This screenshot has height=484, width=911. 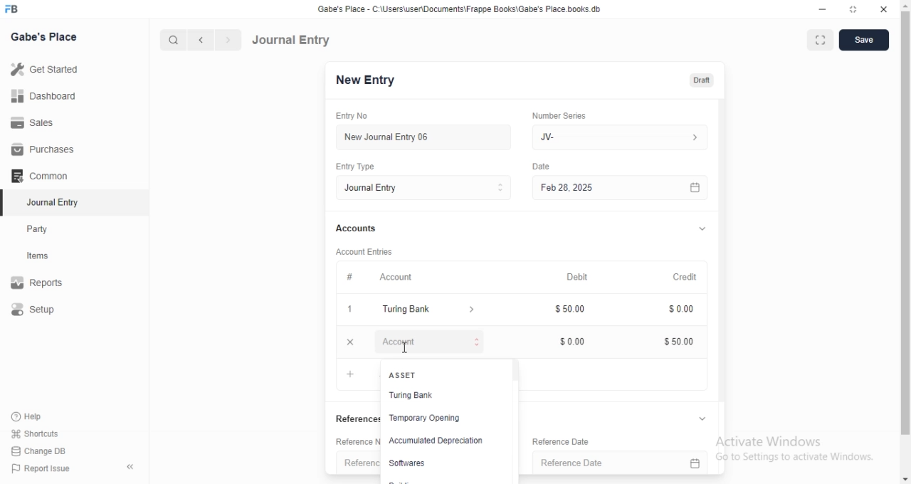 What do you see at coordinates (574, 441) in the screenshot?
I see `Reference Date` at bounding box center [574, 441].